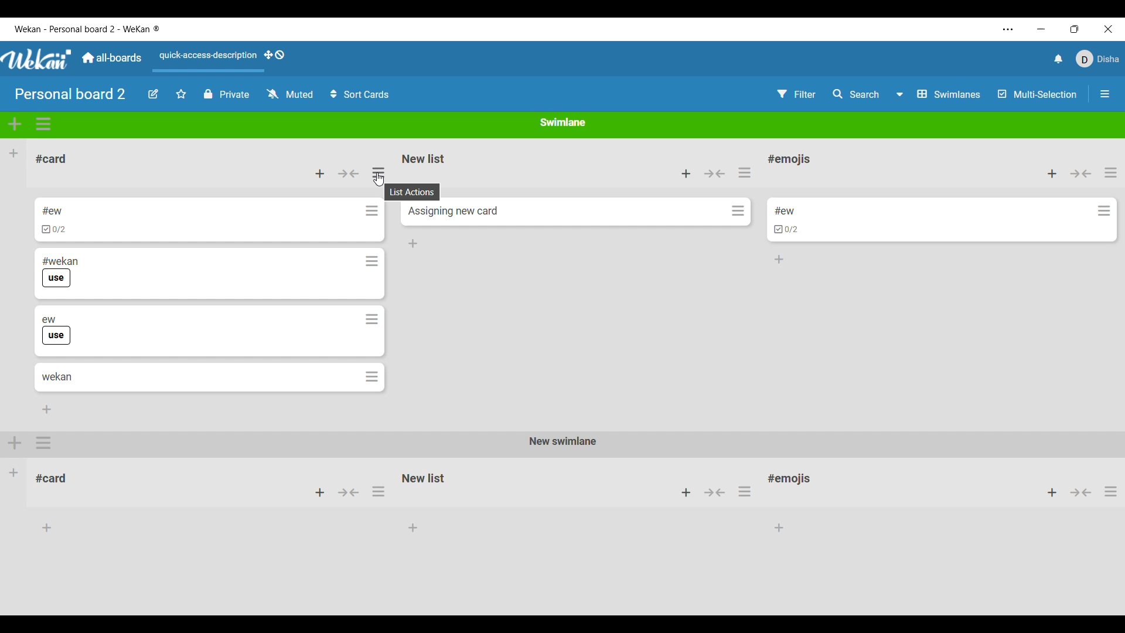 The image size is (1125, 633). Describe the element at coordinates (789, 159) in the screenshot. I see `List title` at that location.